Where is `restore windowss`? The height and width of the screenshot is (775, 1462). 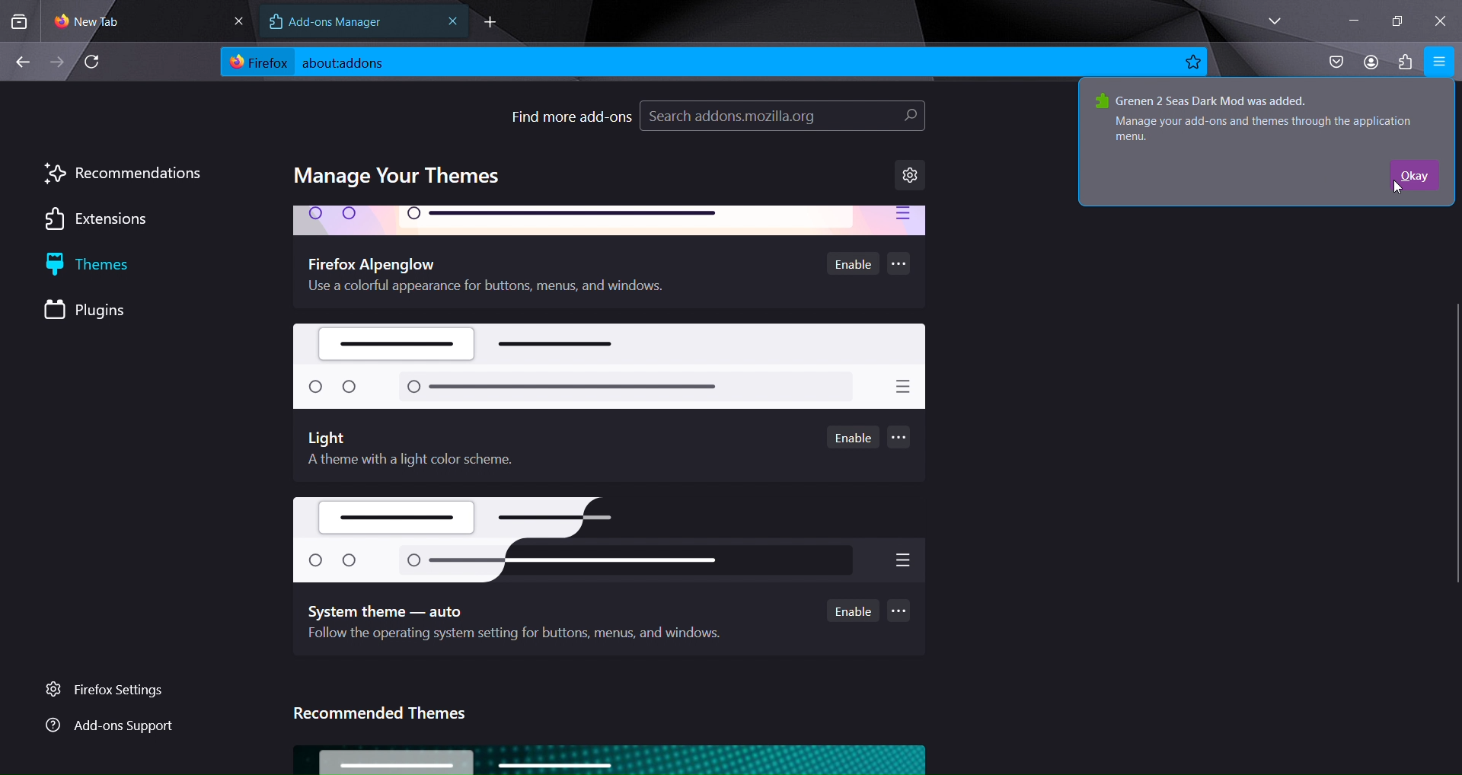 restore windowss is located at coordinates (1397, 19).